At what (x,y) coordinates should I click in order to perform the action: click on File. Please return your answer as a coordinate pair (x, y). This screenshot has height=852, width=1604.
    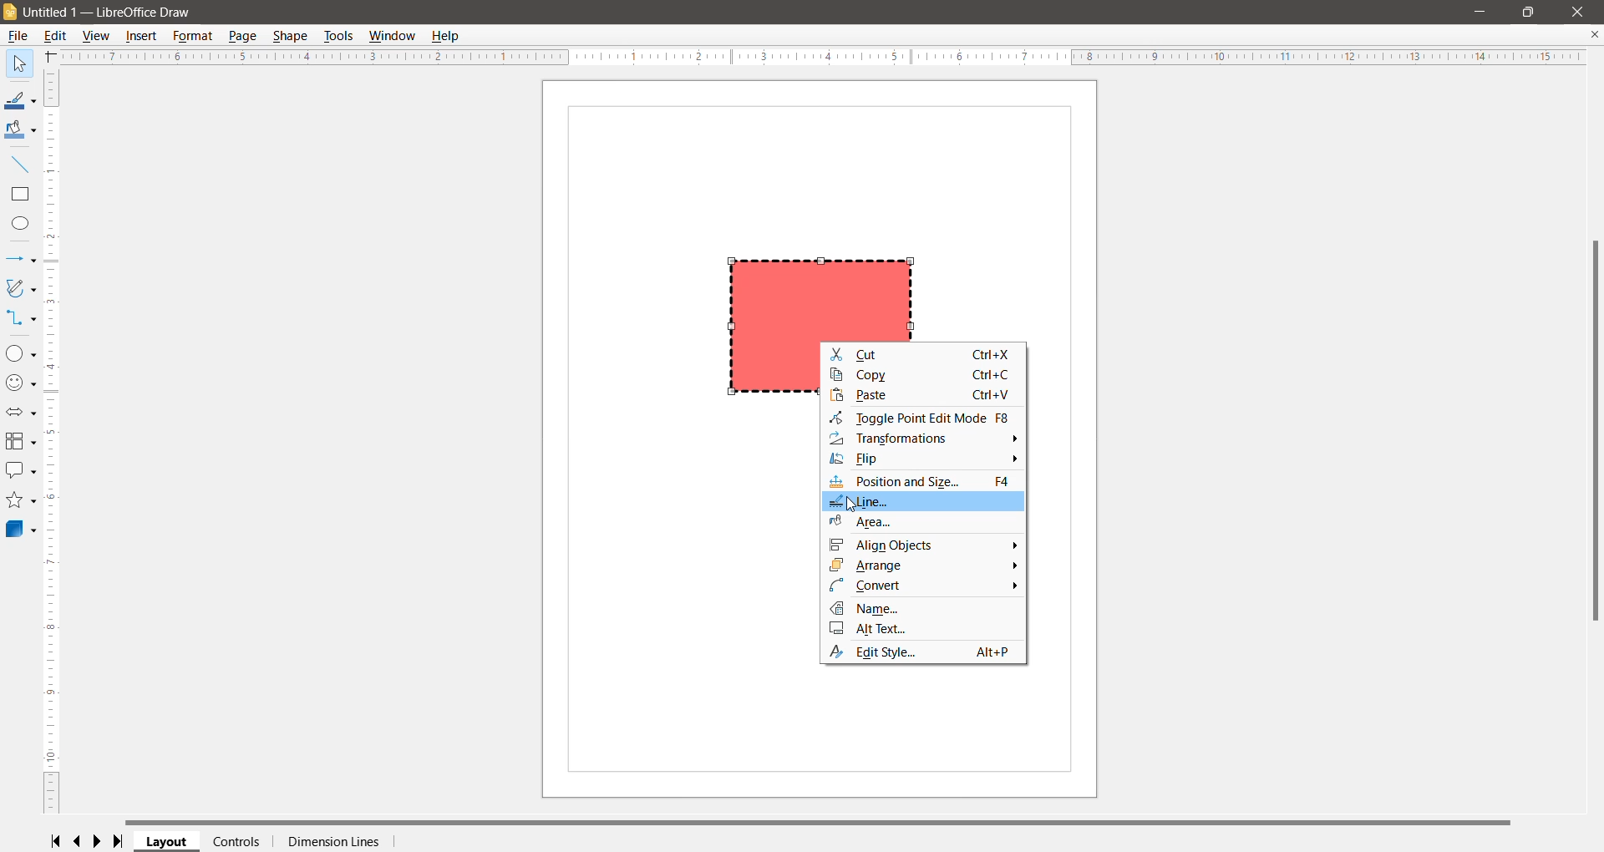
    Looking at the image, I should click on (17, 37).